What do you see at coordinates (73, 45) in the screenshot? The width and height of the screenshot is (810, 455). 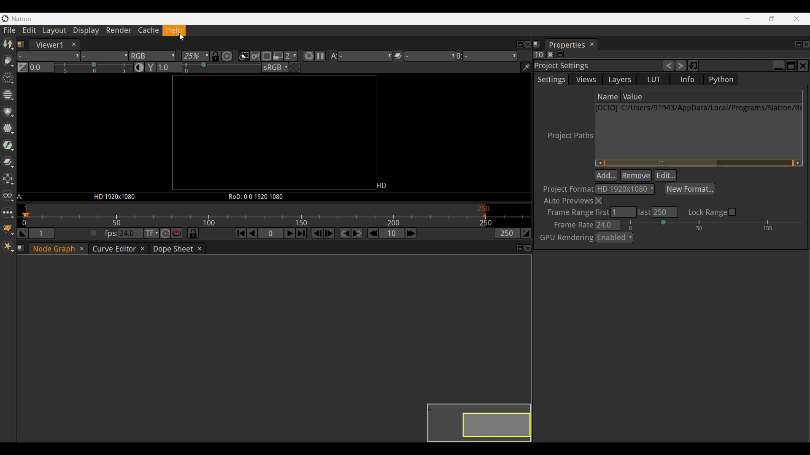 I see `Close` at bounding box center [73, 45].